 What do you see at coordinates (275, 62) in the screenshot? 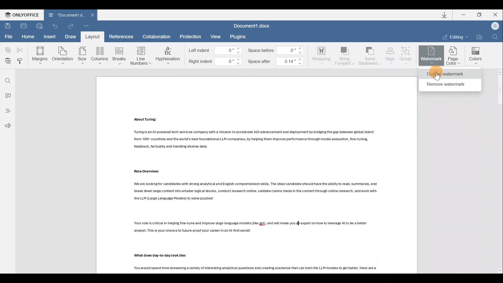
I see `Space after` at bounding box center [275, 62].